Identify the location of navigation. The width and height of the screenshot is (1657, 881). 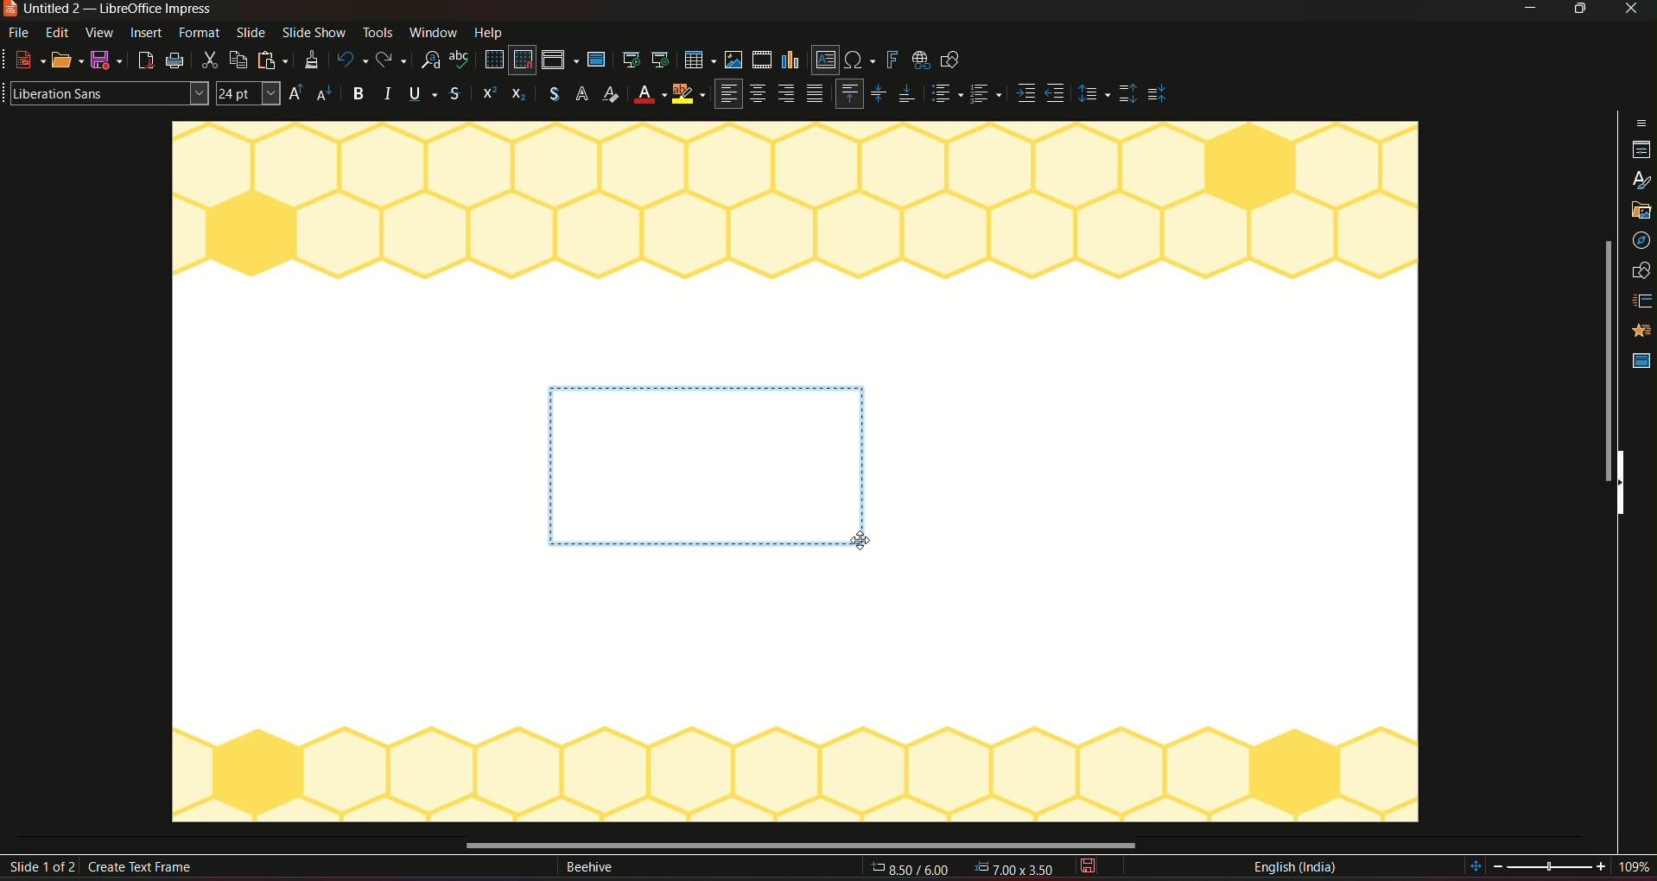
(1641, 207).